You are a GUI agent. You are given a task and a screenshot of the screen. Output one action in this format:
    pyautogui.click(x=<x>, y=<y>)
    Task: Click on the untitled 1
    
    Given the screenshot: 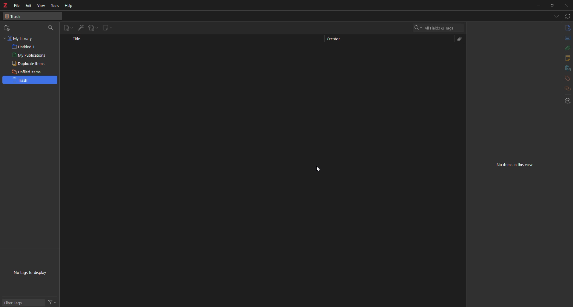 What is the action you would take?
    pyautogui.click(x=25, y=47)
    